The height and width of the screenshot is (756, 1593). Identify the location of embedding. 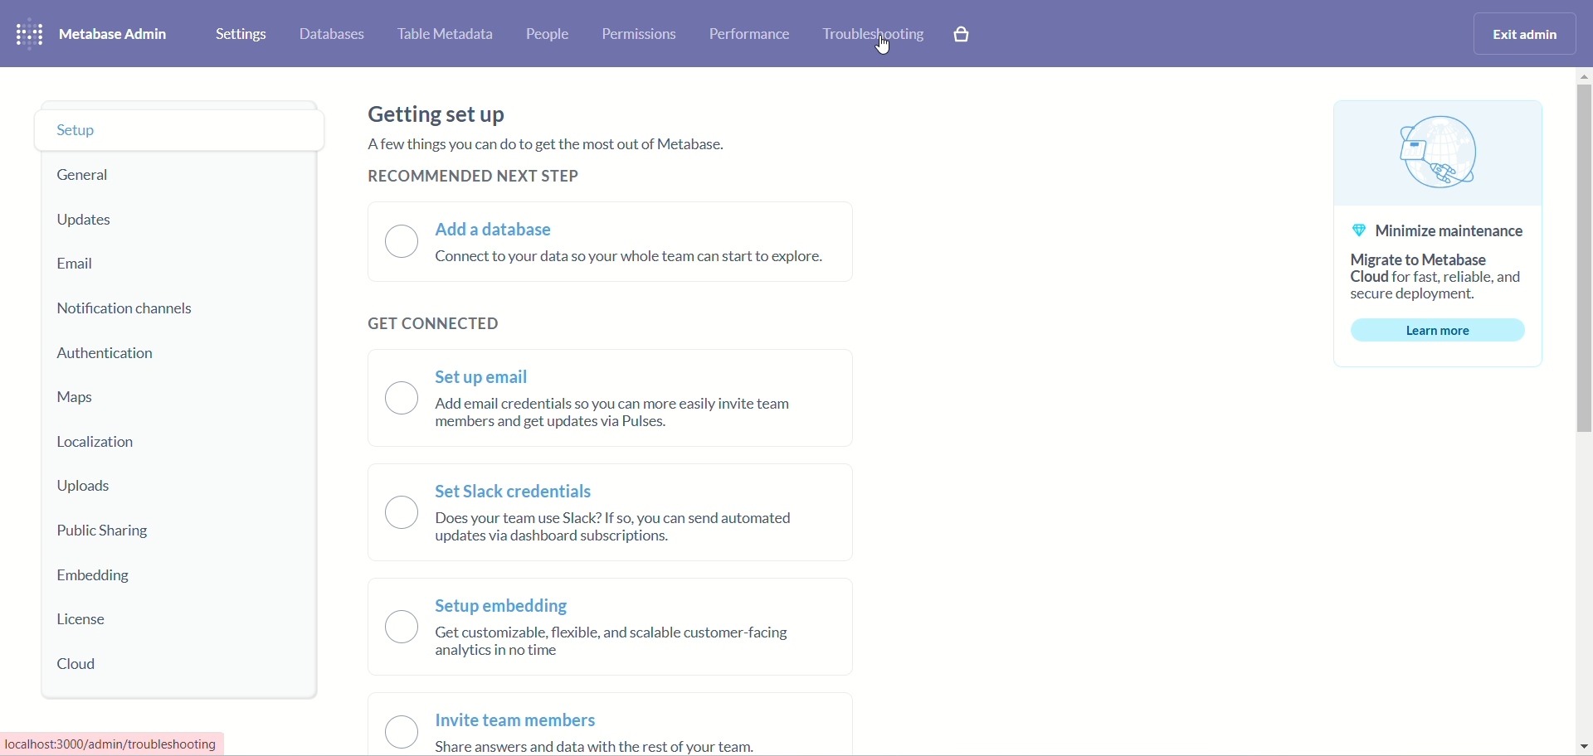
(88, 579).